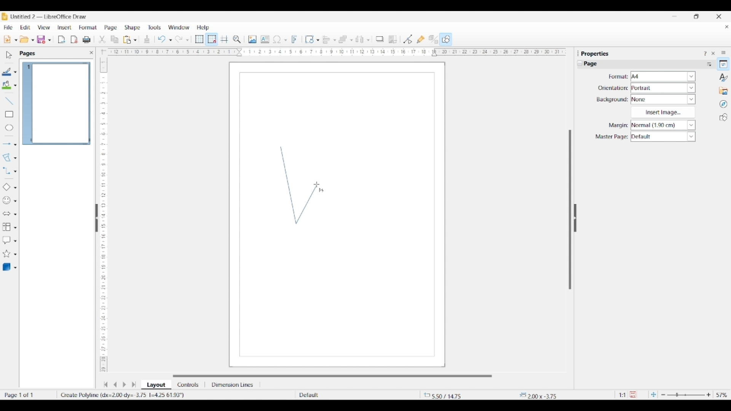 This screenshot has height=411, width=731. Describe the element at coordinates (663, 76) in the screenshot. I see `Format options` at that location.